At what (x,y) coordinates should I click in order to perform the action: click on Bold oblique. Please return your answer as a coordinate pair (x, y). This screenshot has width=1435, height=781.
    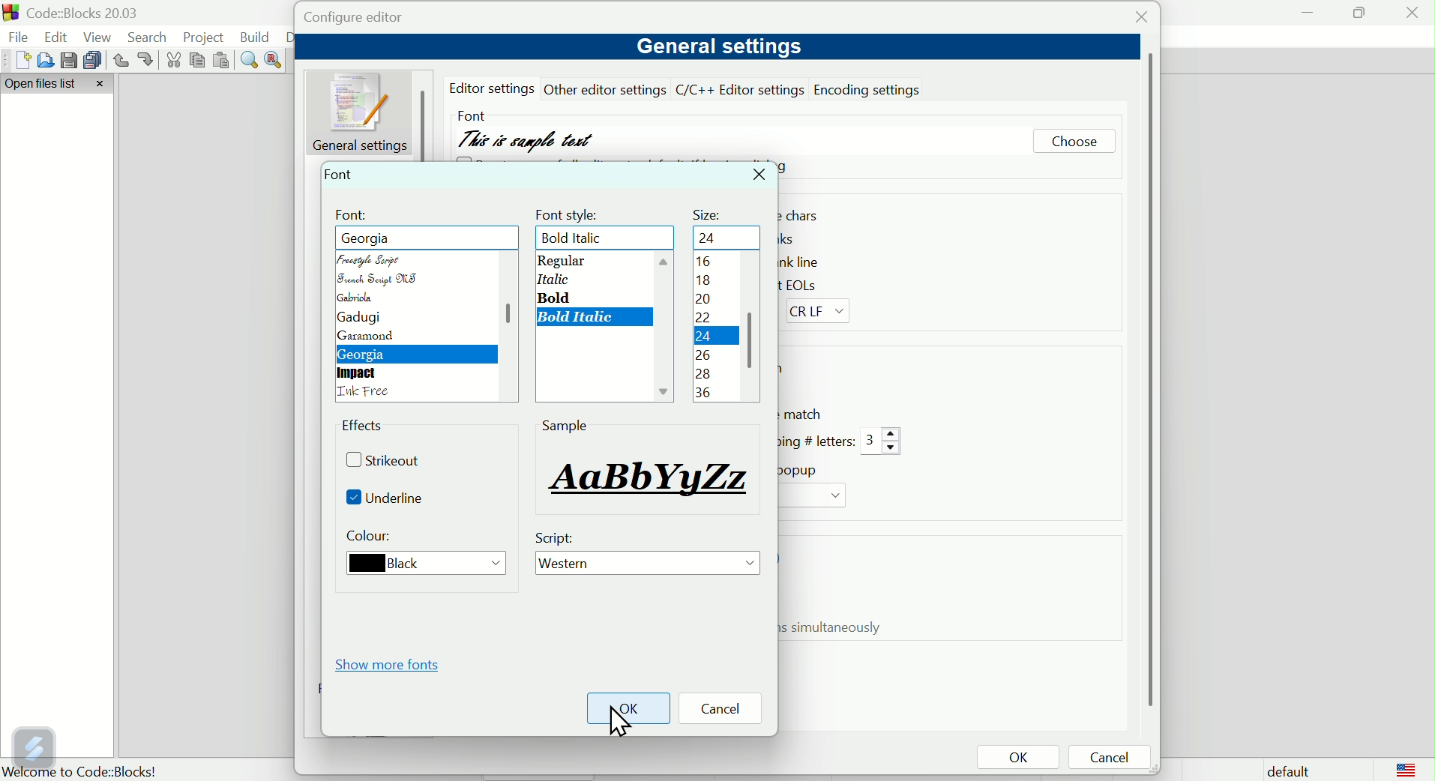
    Looking at the image, I should click on (579, 318).